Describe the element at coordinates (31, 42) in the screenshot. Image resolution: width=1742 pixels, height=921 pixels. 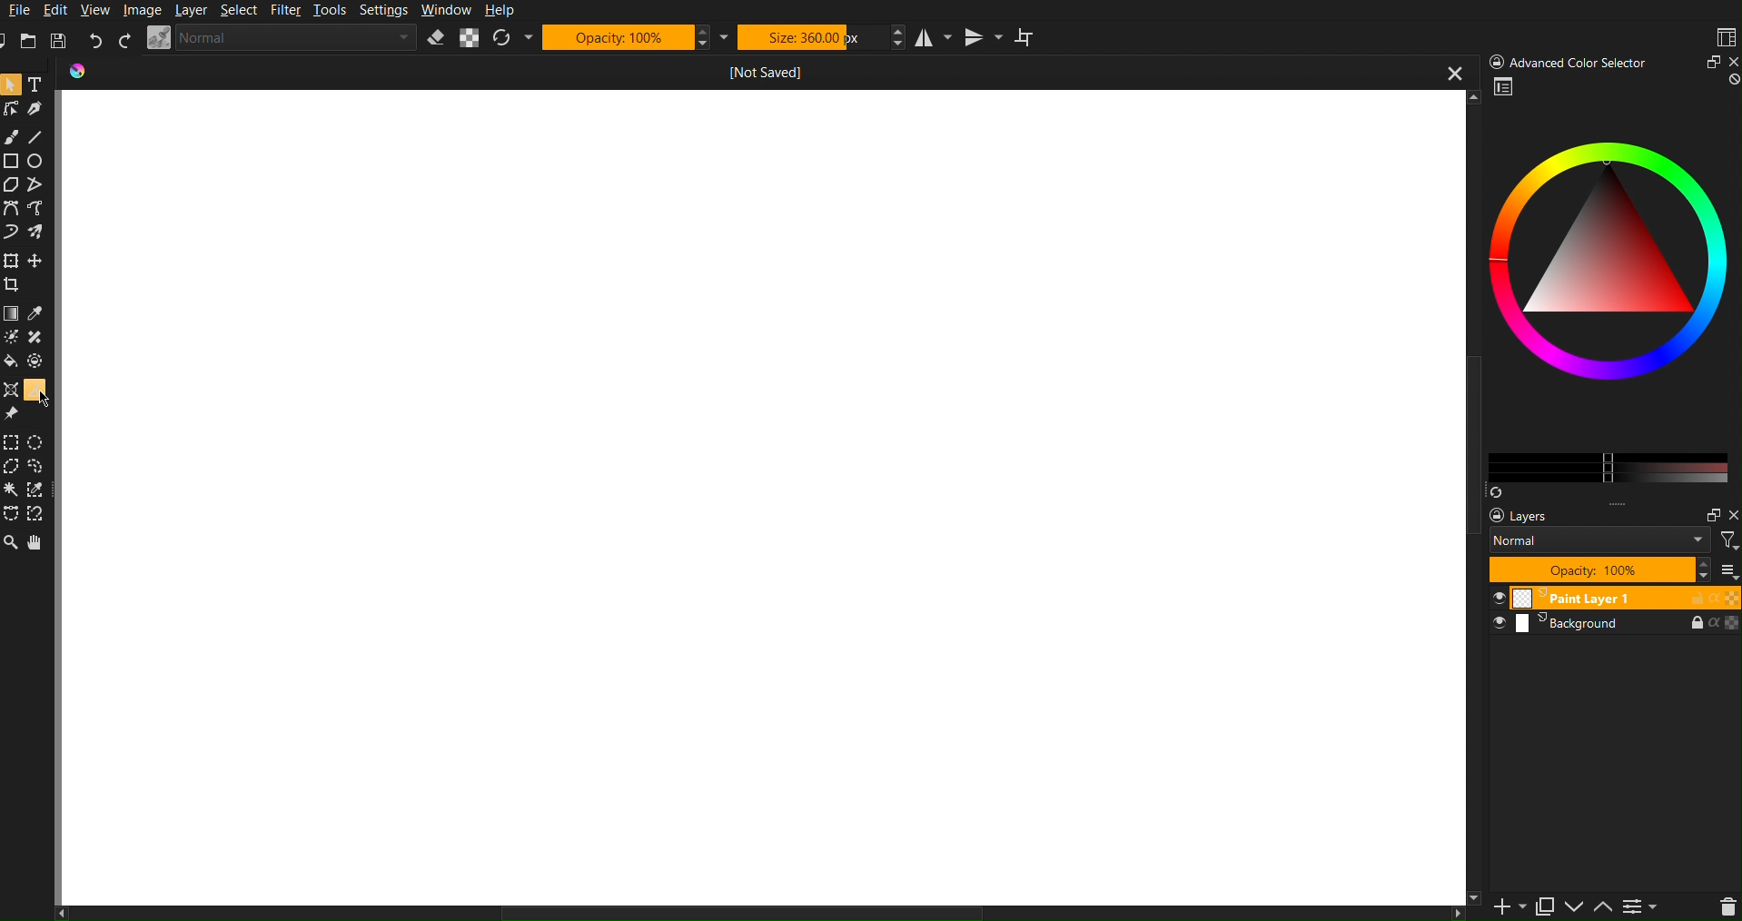
I see `Open` at that location.